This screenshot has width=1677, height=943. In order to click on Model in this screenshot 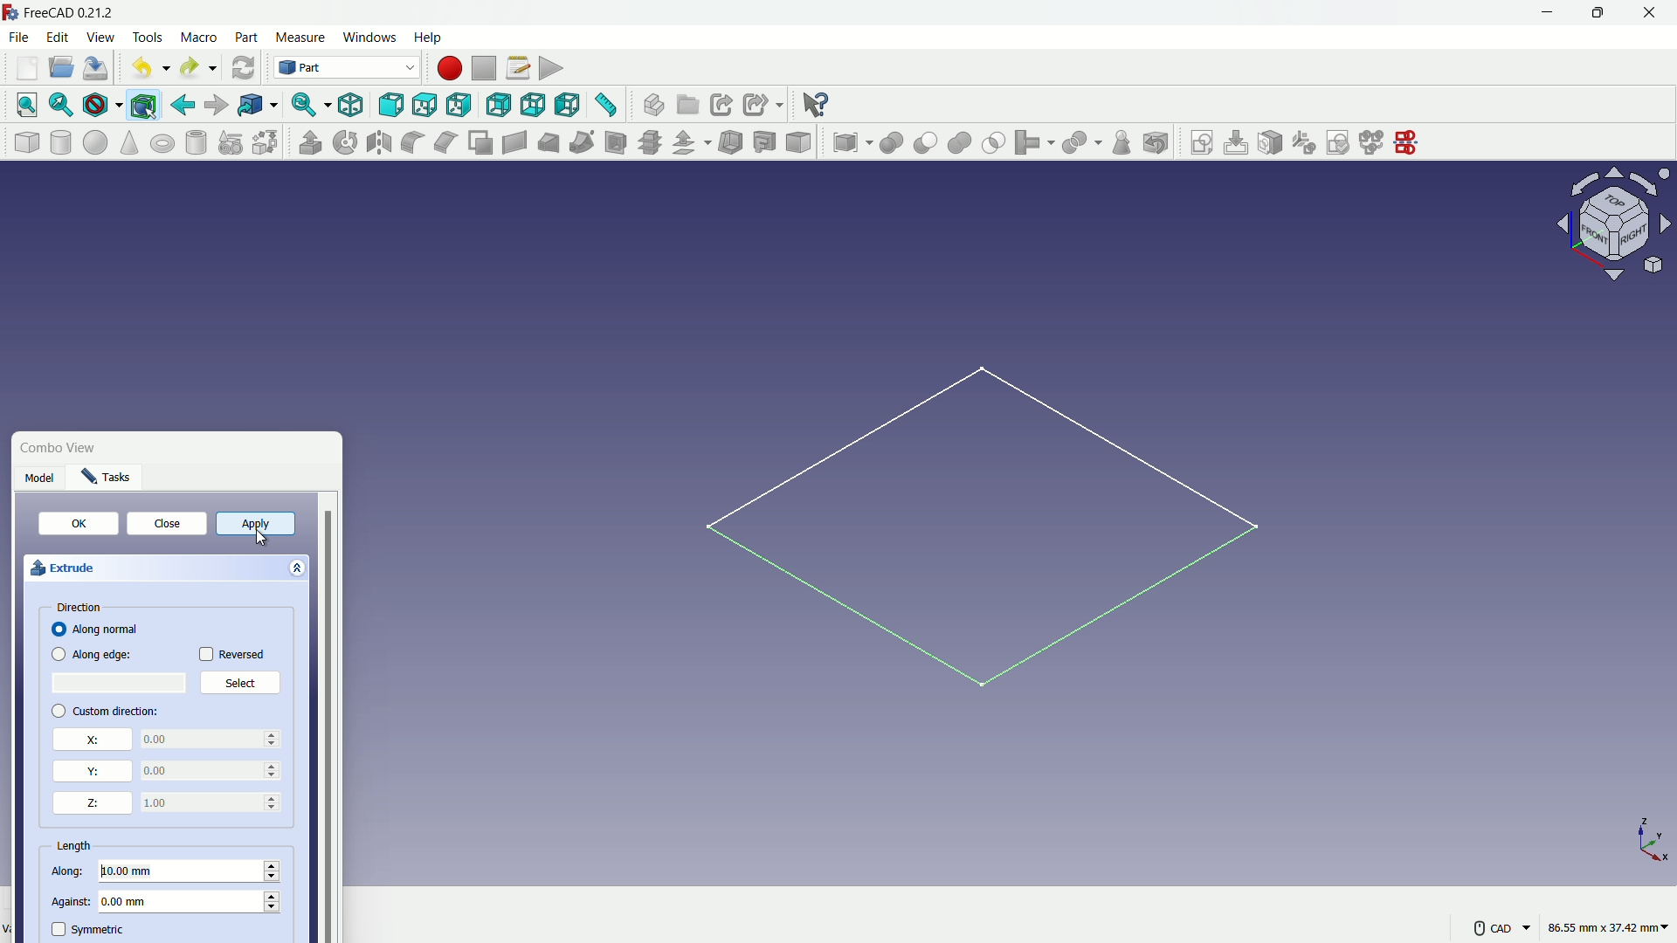, I will do `click(41, 476)`.